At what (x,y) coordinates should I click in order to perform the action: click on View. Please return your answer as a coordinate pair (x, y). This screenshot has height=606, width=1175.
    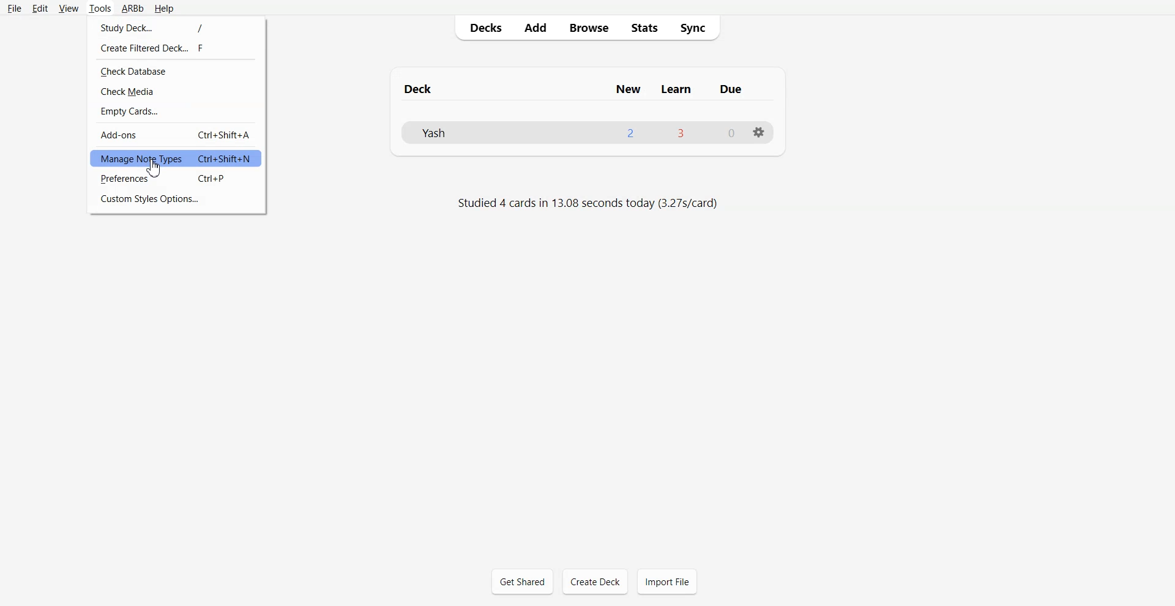
    Looking at the image, I should click on (67, 8).